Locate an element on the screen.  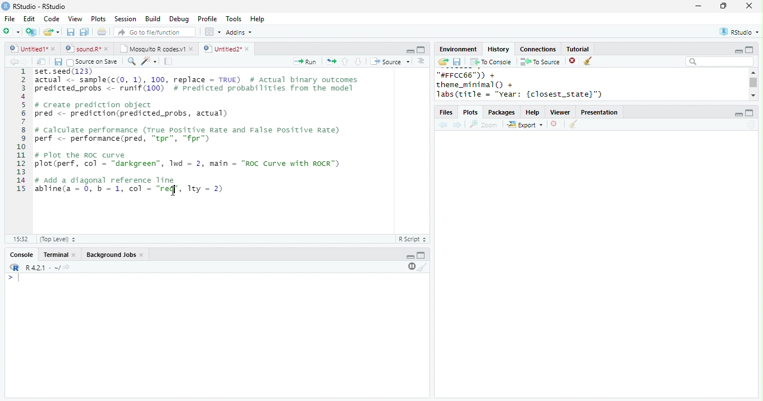
close is located at coordinates (192, 49).